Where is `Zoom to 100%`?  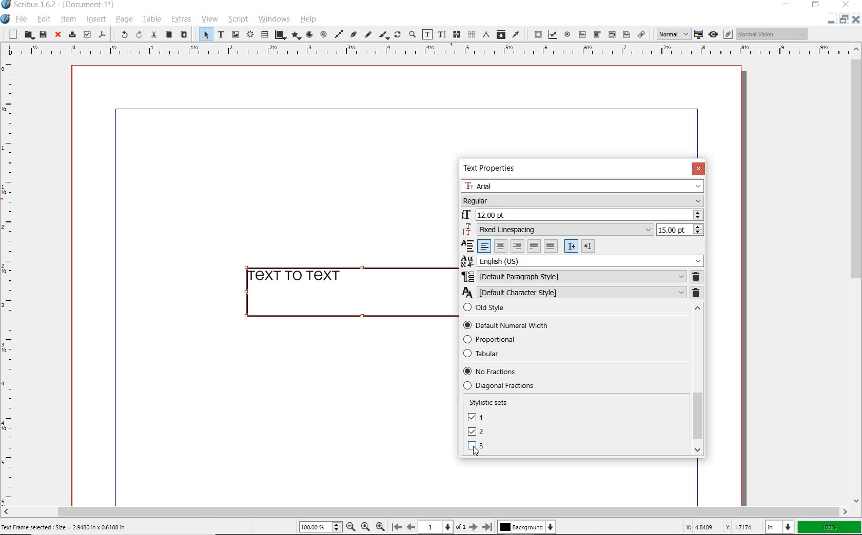 Zoom to 100% is located at coordinates (364, 526).